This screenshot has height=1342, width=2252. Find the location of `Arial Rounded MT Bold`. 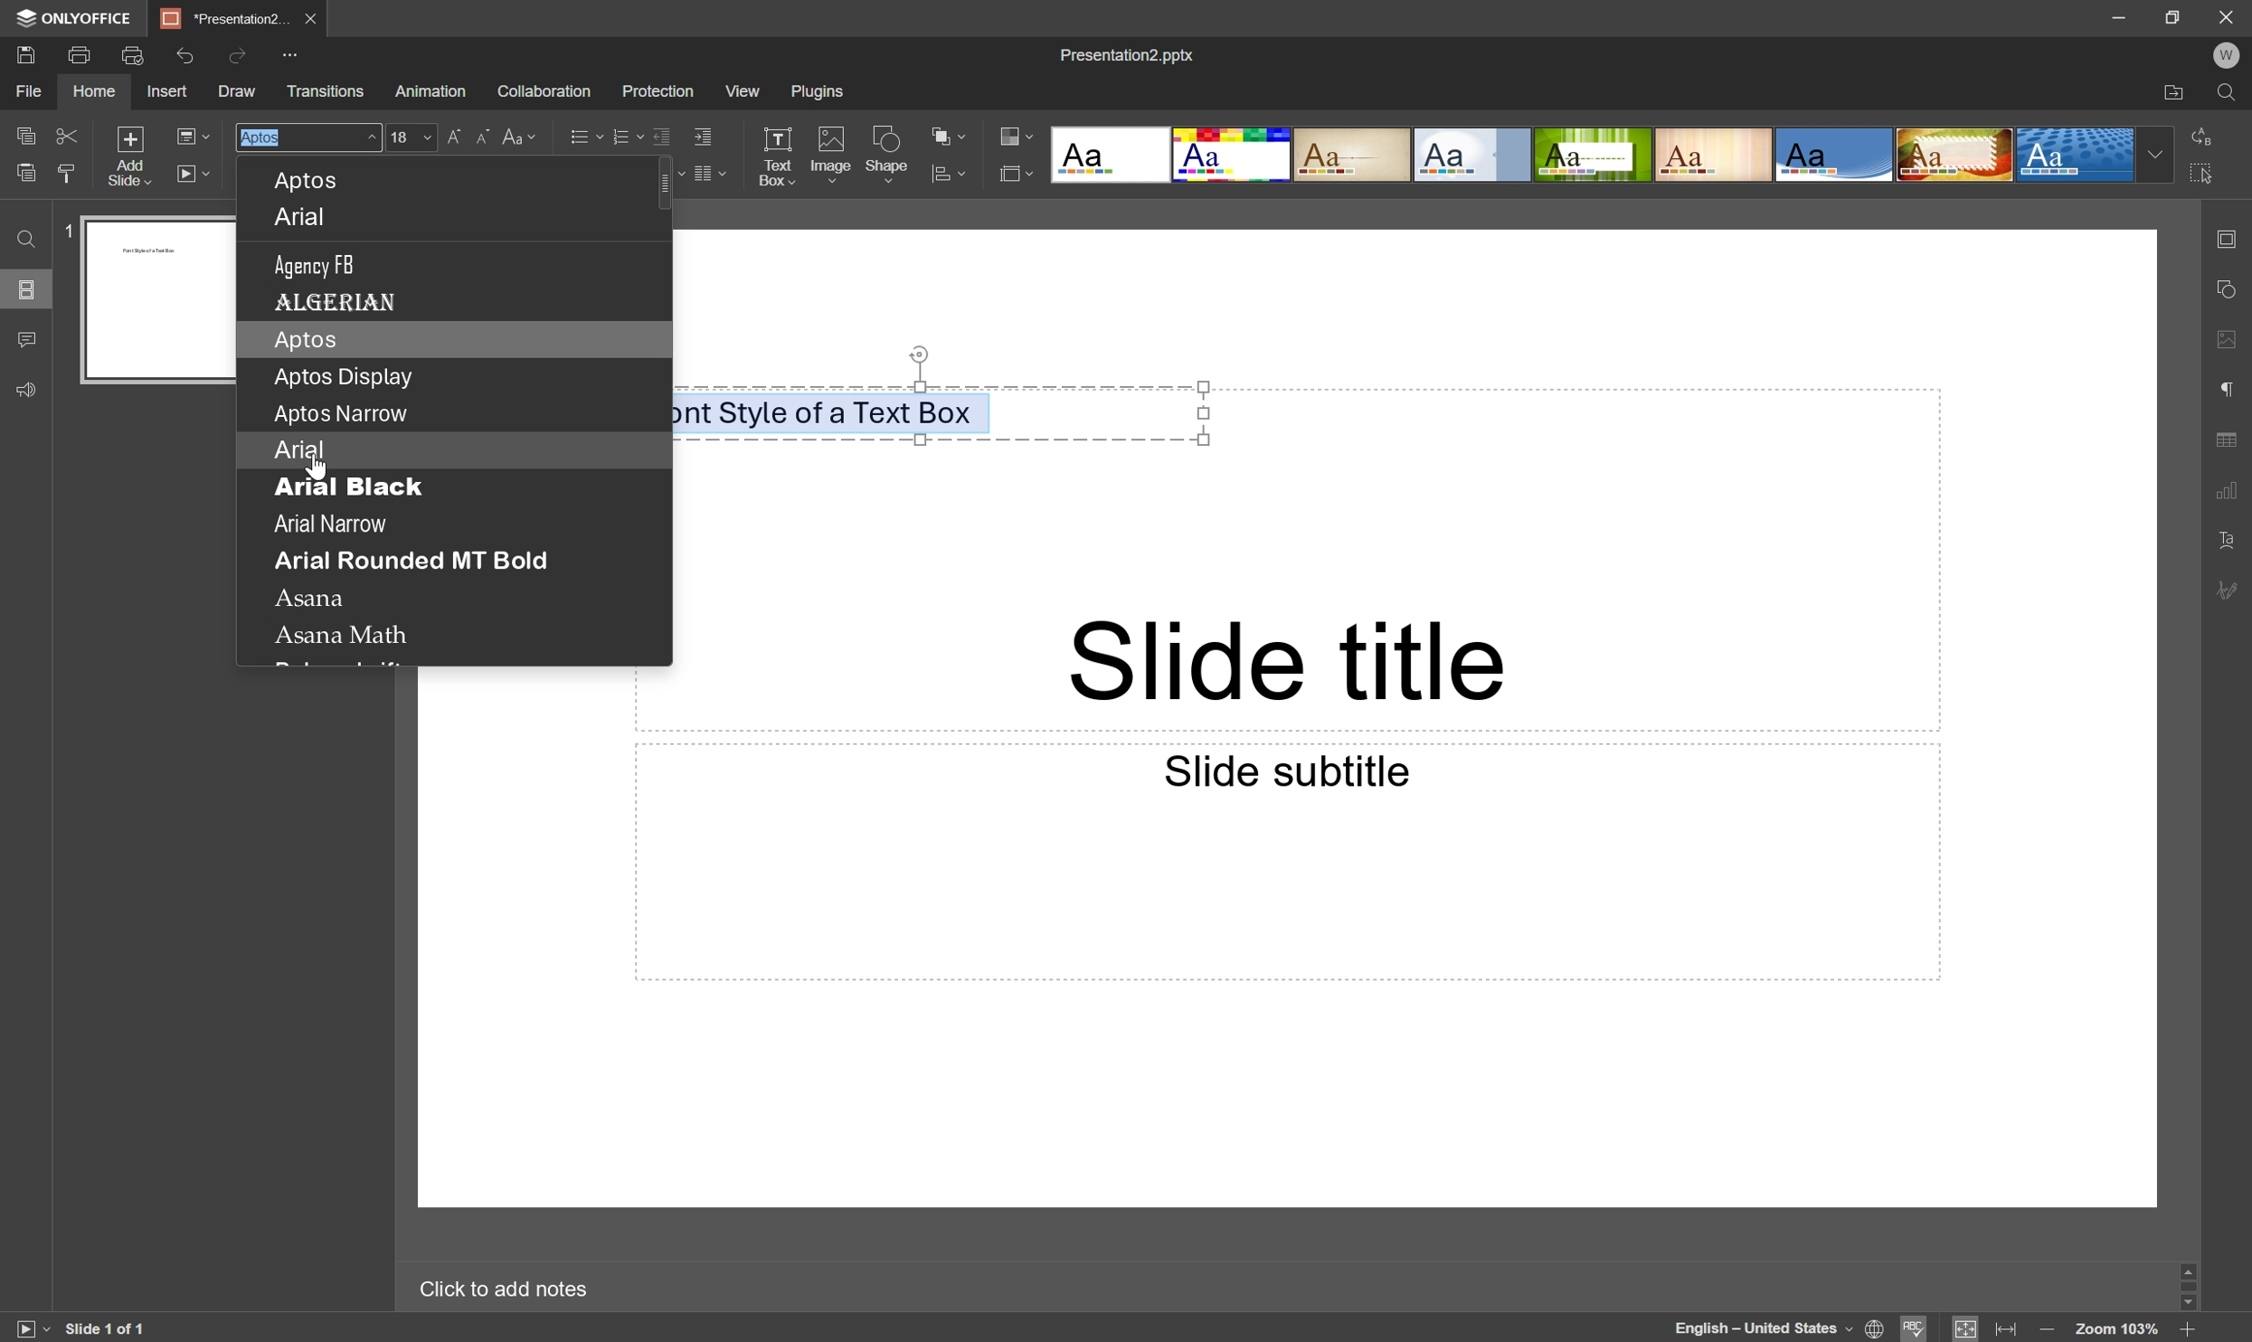

Arial Rounded MT Bold is located at coordinates (410, 560).